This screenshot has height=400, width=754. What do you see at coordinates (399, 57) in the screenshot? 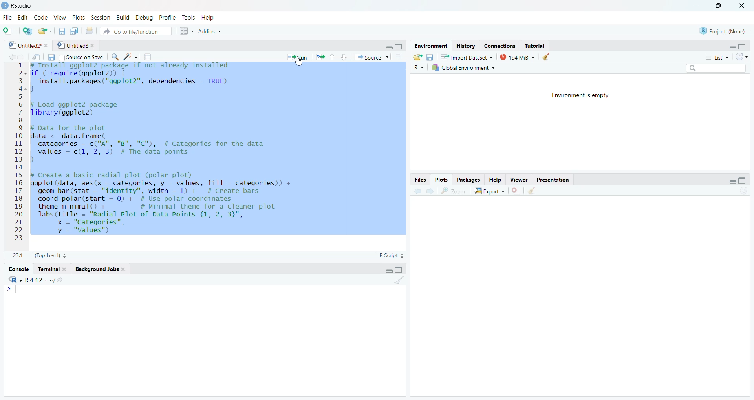
I see `document outline` at bounding box center [399, 57].